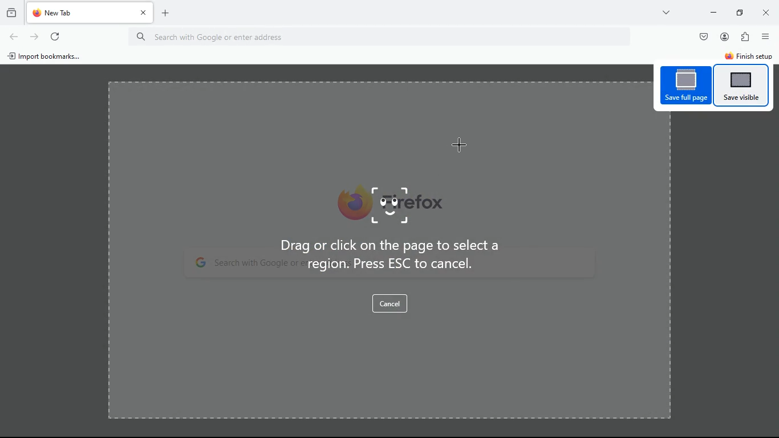  I want to click on close, so click(764, 12).